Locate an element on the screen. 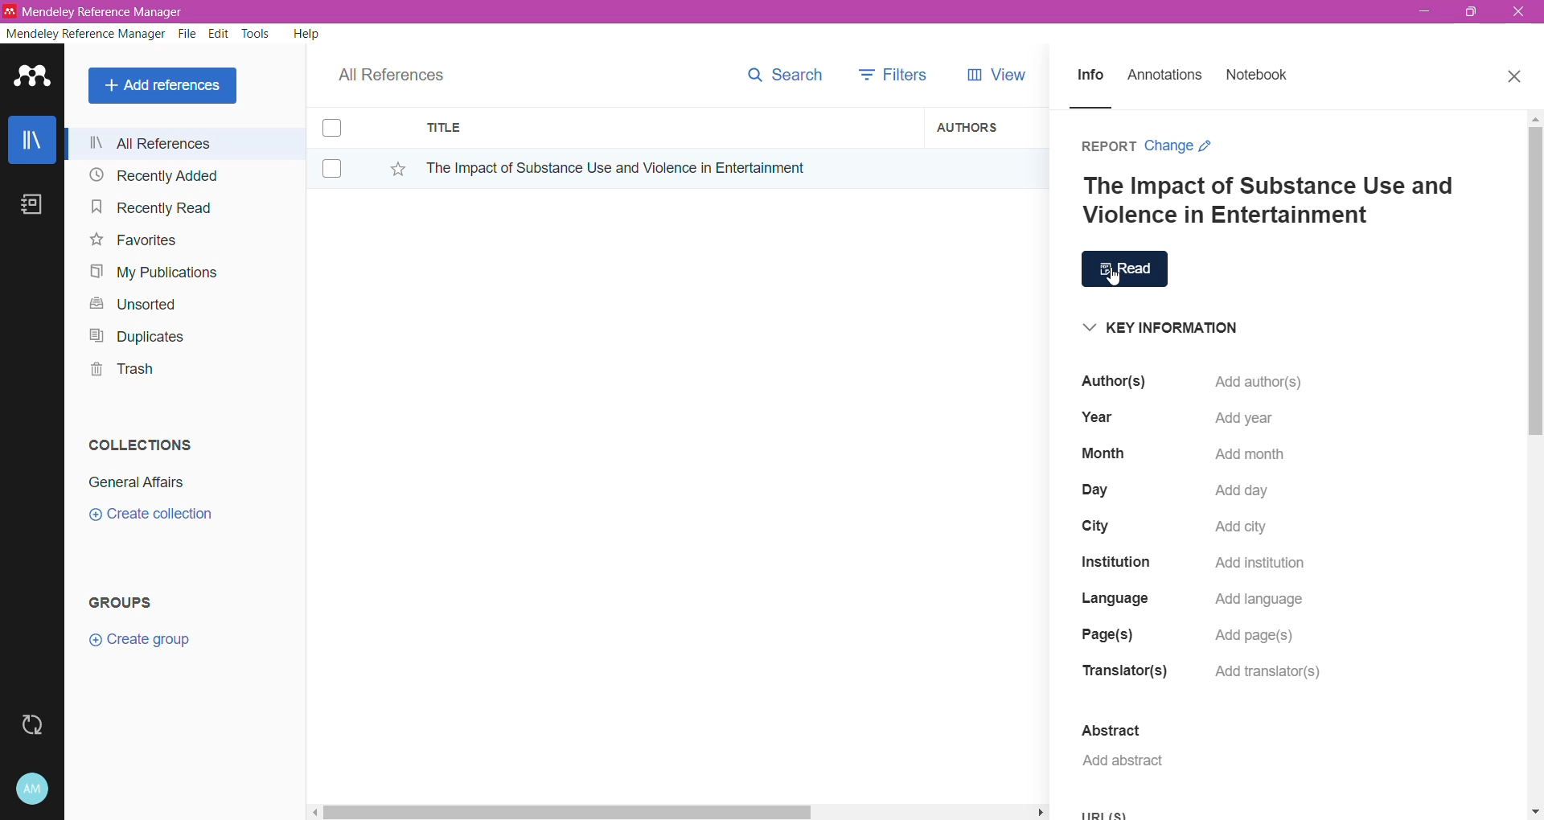 This screenshot has height=820, width=1544. Info is located at coordinates (1089, 76).